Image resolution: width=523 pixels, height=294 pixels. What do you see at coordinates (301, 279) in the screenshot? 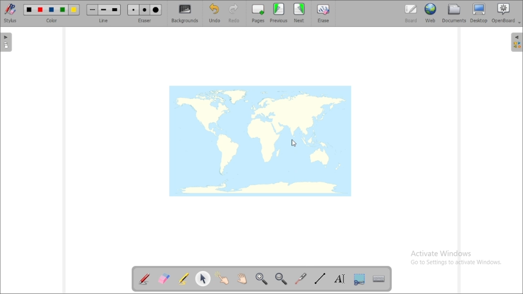
I see `virtual laser pointer` at bounding box center [301, 279].